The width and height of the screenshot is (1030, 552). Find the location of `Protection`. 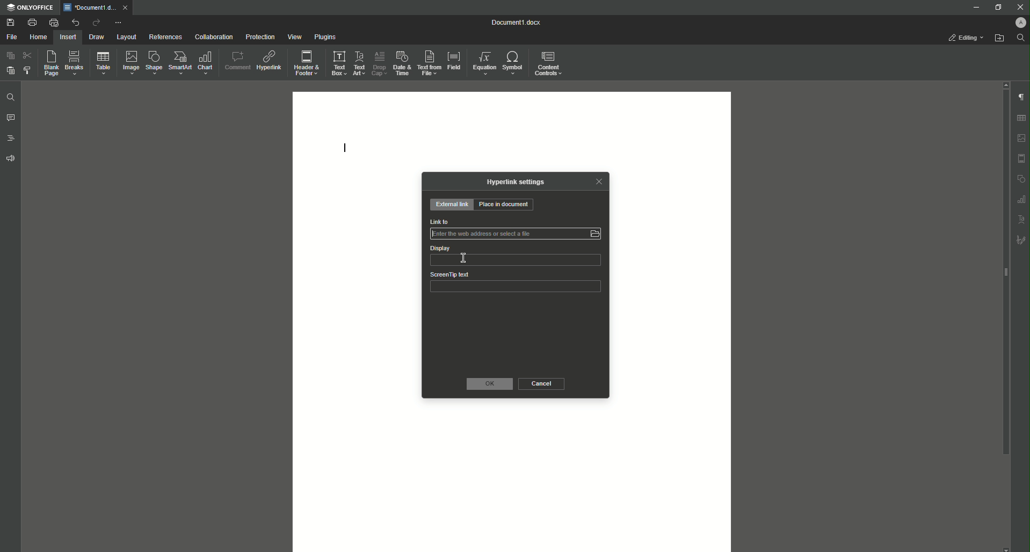

Protection is located at coordinates (260, 38).